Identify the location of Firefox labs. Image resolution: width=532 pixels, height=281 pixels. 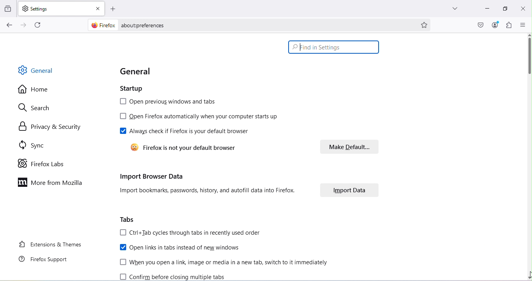
(37, 163).